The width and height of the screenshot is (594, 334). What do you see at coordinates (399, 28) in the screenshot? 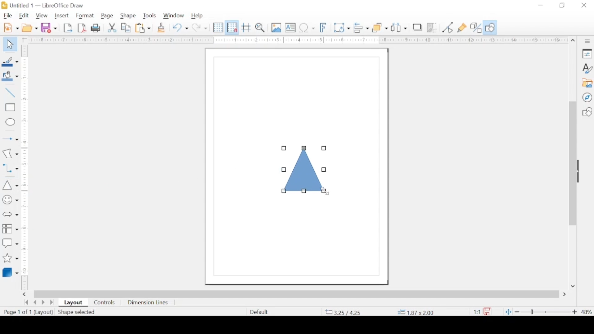
I see `show at least three objects to distribute` at bounding box center [399, 28].